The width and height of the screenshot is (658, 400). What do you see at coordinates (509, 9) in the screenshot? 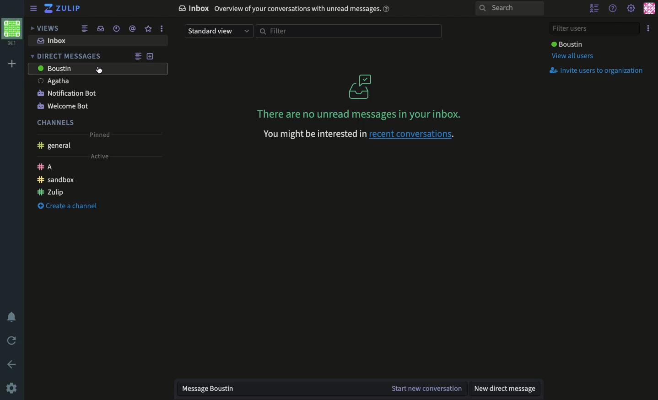
I see `Search` at bounding box center [509, 9].